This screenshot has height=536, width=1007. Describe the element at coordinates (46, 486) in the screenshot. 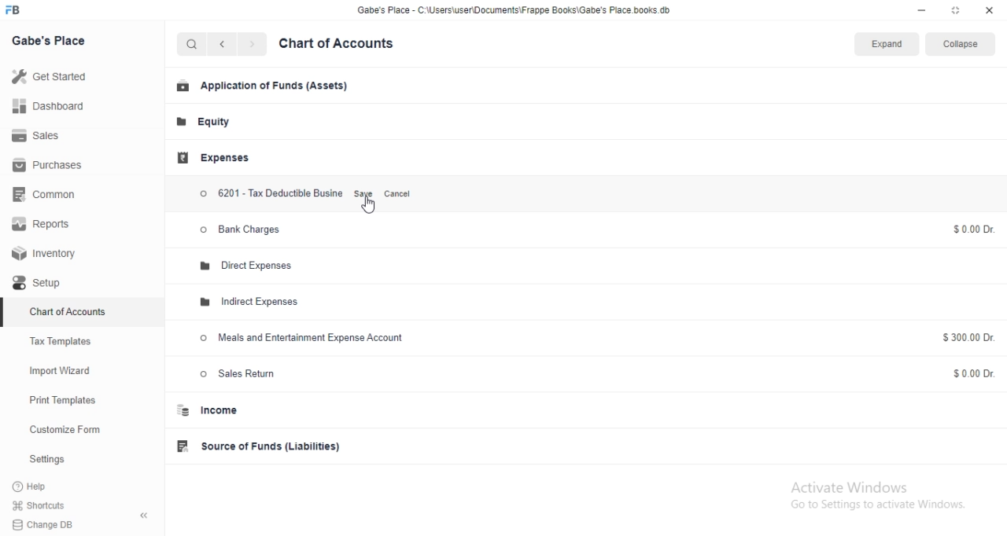

I see `?Help` at that location.